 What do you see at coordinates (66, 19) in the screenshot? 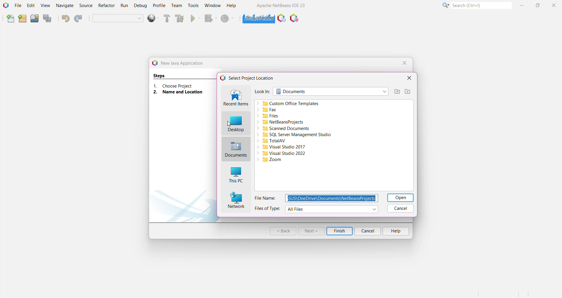
I see `Undo` at bounding box center [66, 19].